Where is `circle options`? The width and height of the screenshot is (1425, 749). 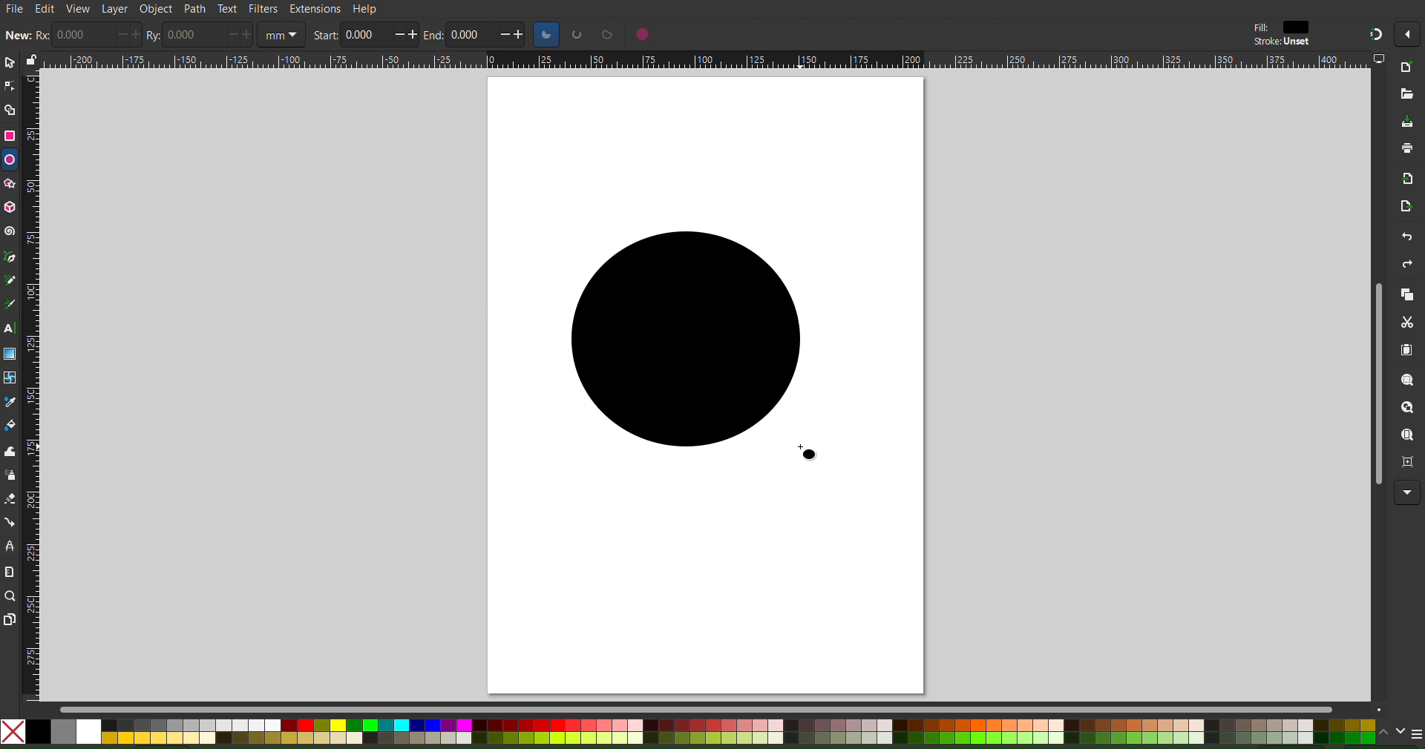 circle options is located at coordinates (577, 34).